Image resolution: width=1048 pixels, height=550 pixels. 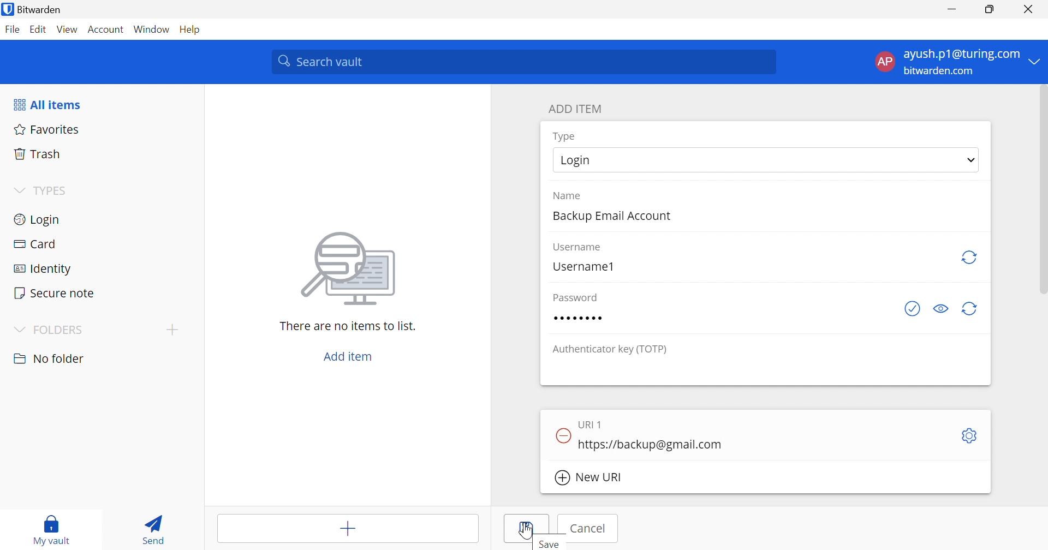 What do you see at coordinates (651, 444) in the screenshot?
I see `https://backup@mail.com` at bounding box center [651, 444].